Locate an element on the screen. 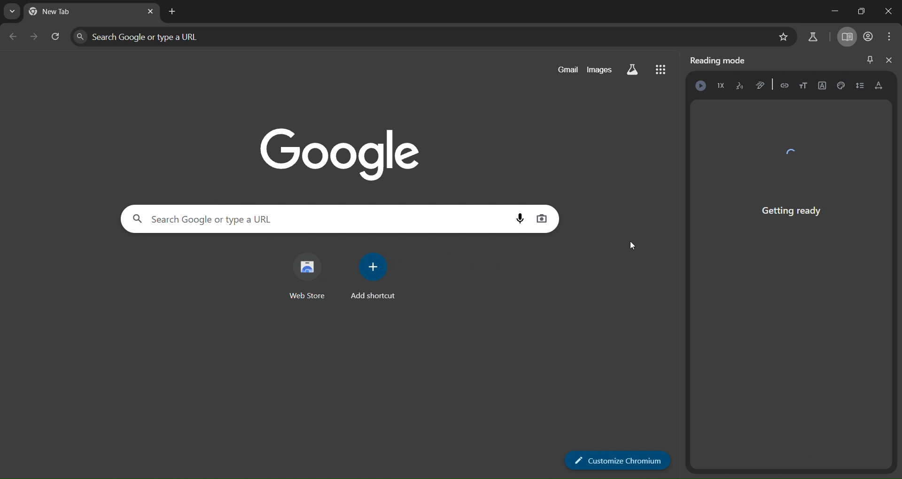  current tab is located at coordinates (74, 13).